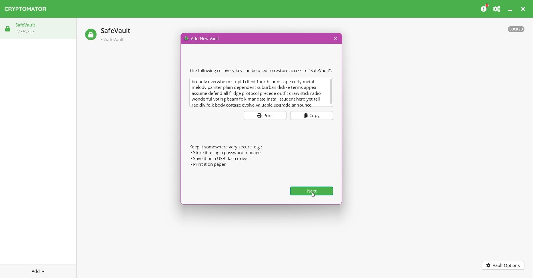 This screenshot has width=533, height=278. What do you see at coordinates (312, 191) in the screenshot?
I see `Next` at bounding box center [312, 191].